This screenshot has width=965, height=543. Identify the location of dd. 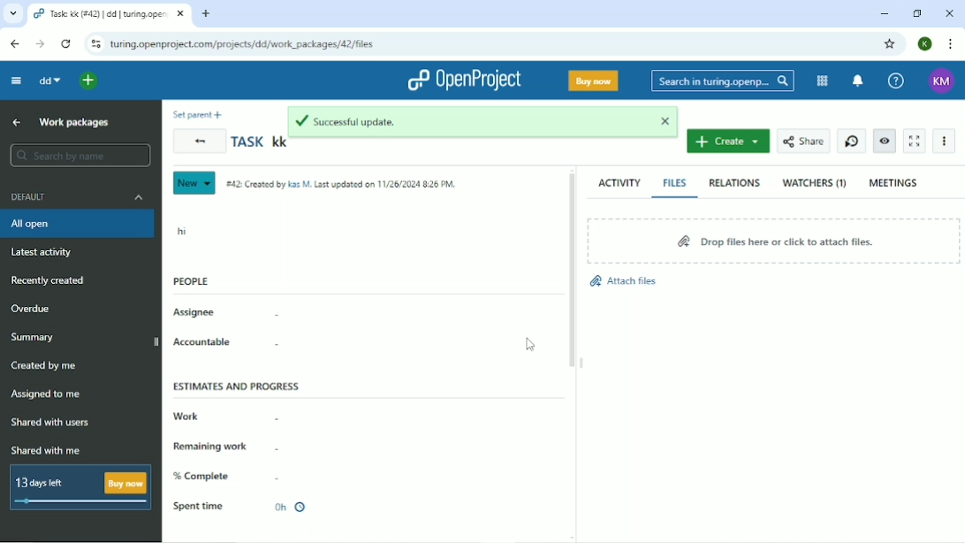
(51, 80).